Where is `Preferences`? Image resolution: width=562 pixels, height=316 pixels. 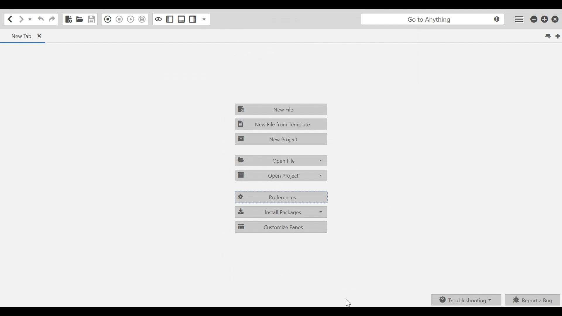 Preferences is located at coordinates (283, 197).